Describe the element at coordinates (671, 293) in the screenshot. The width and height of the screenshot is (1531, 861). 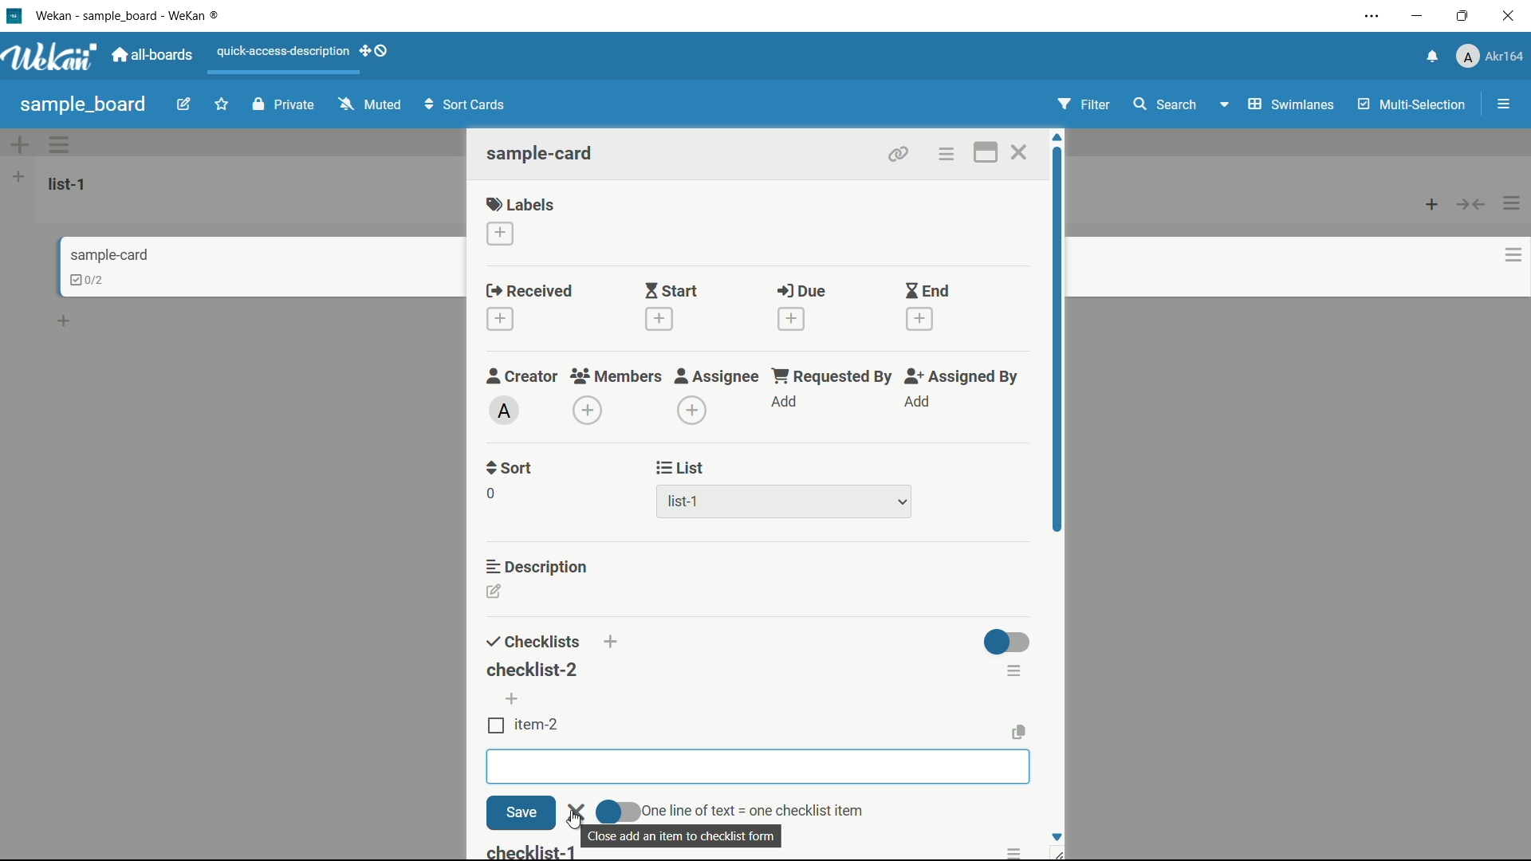
I see `start` at that location.